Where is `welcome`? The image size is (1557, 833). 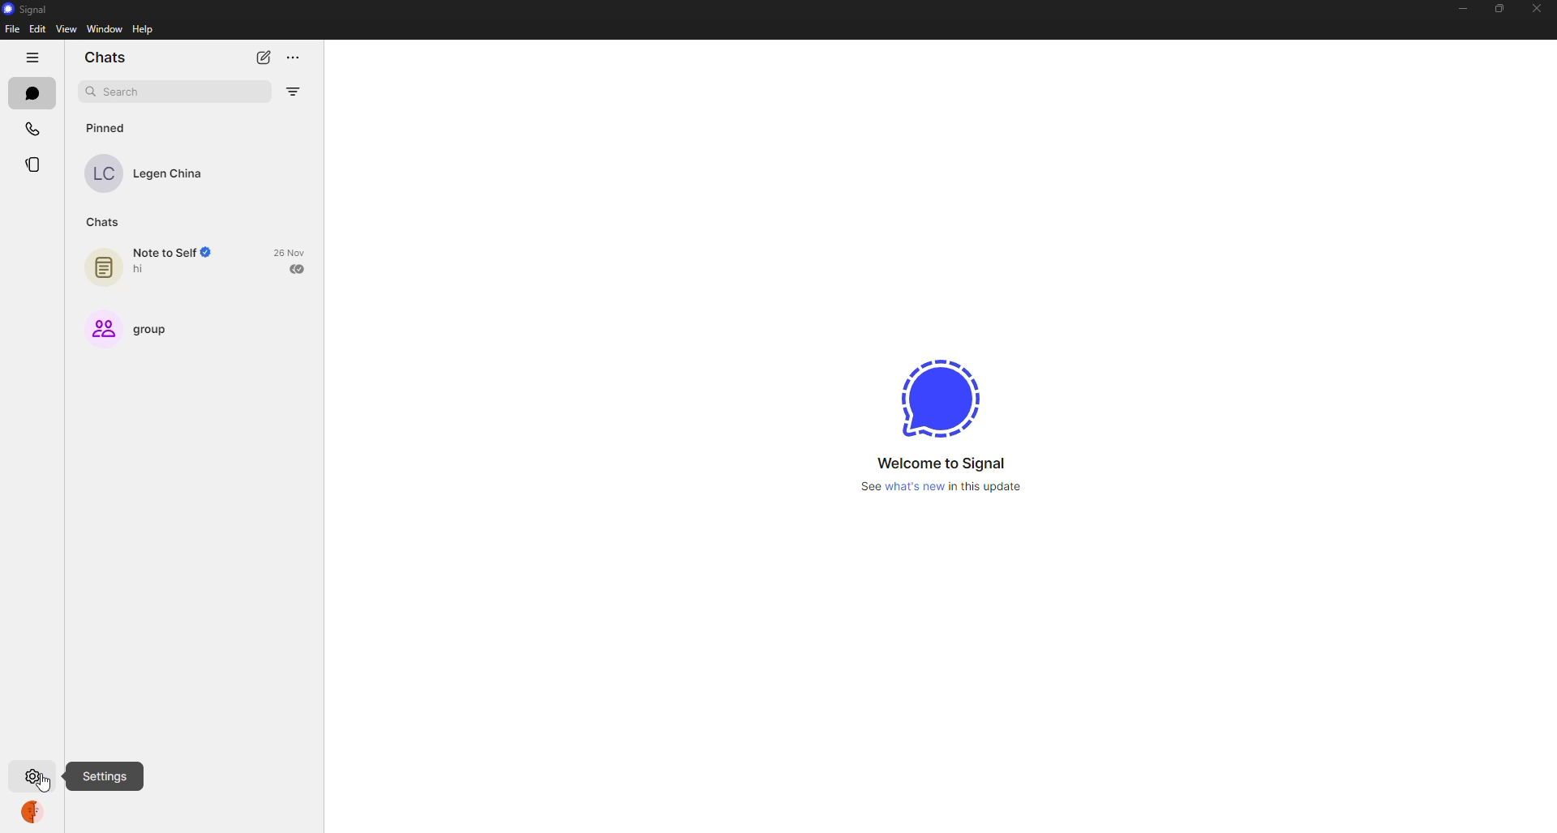
welcome is located at coordinates (946, 463).